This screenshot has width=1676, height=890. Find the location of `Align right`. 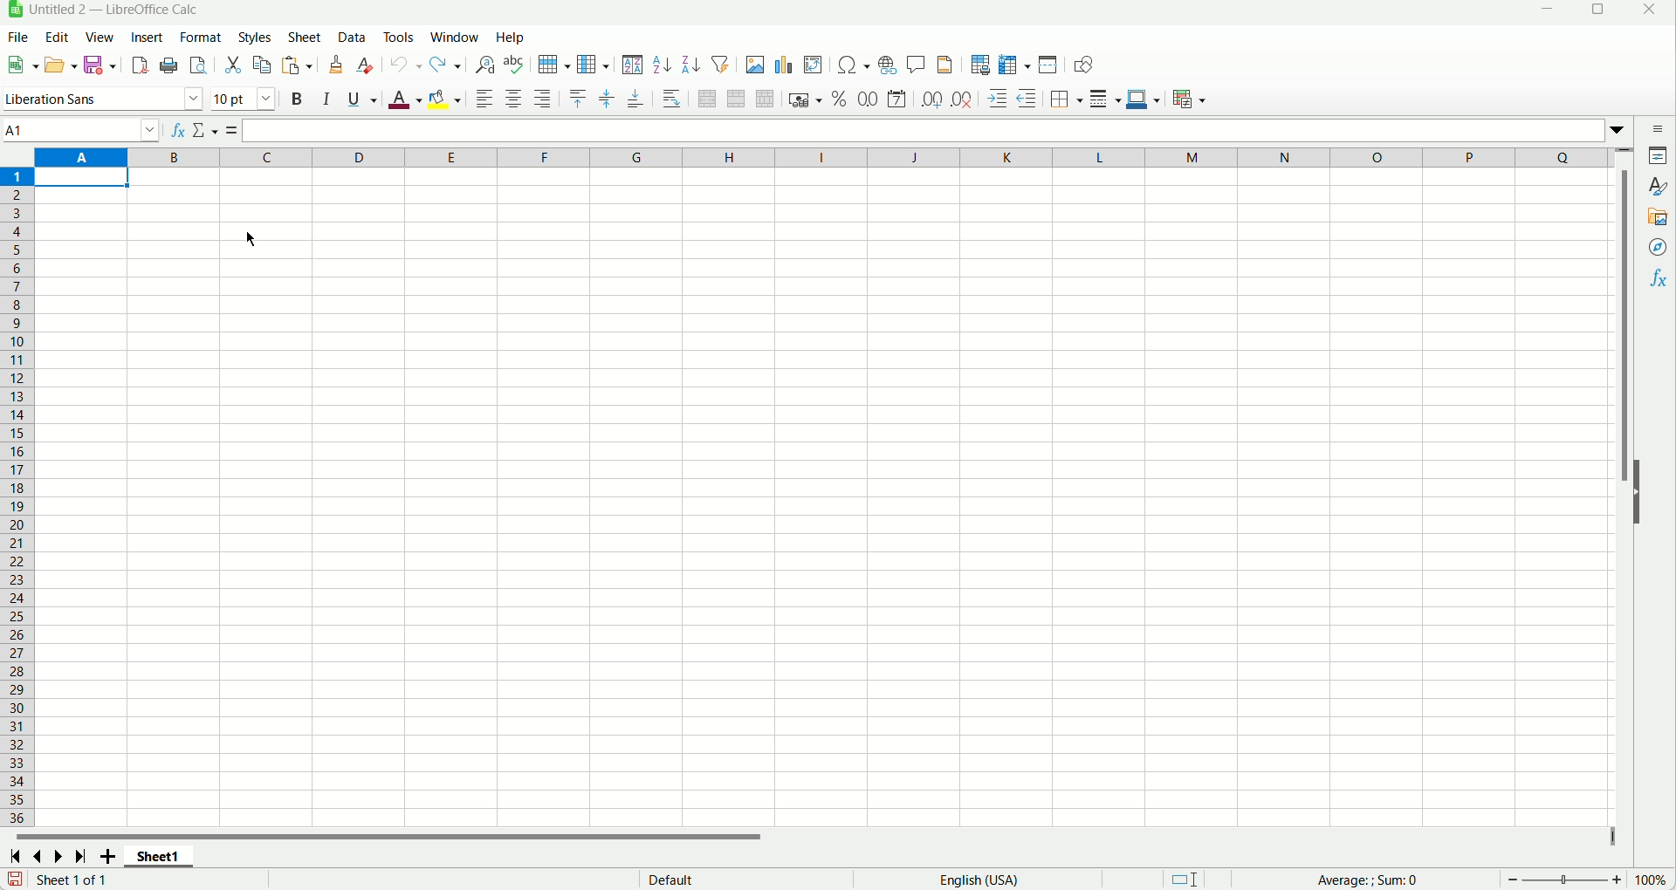

Align right is located at coordinates (542, 99).